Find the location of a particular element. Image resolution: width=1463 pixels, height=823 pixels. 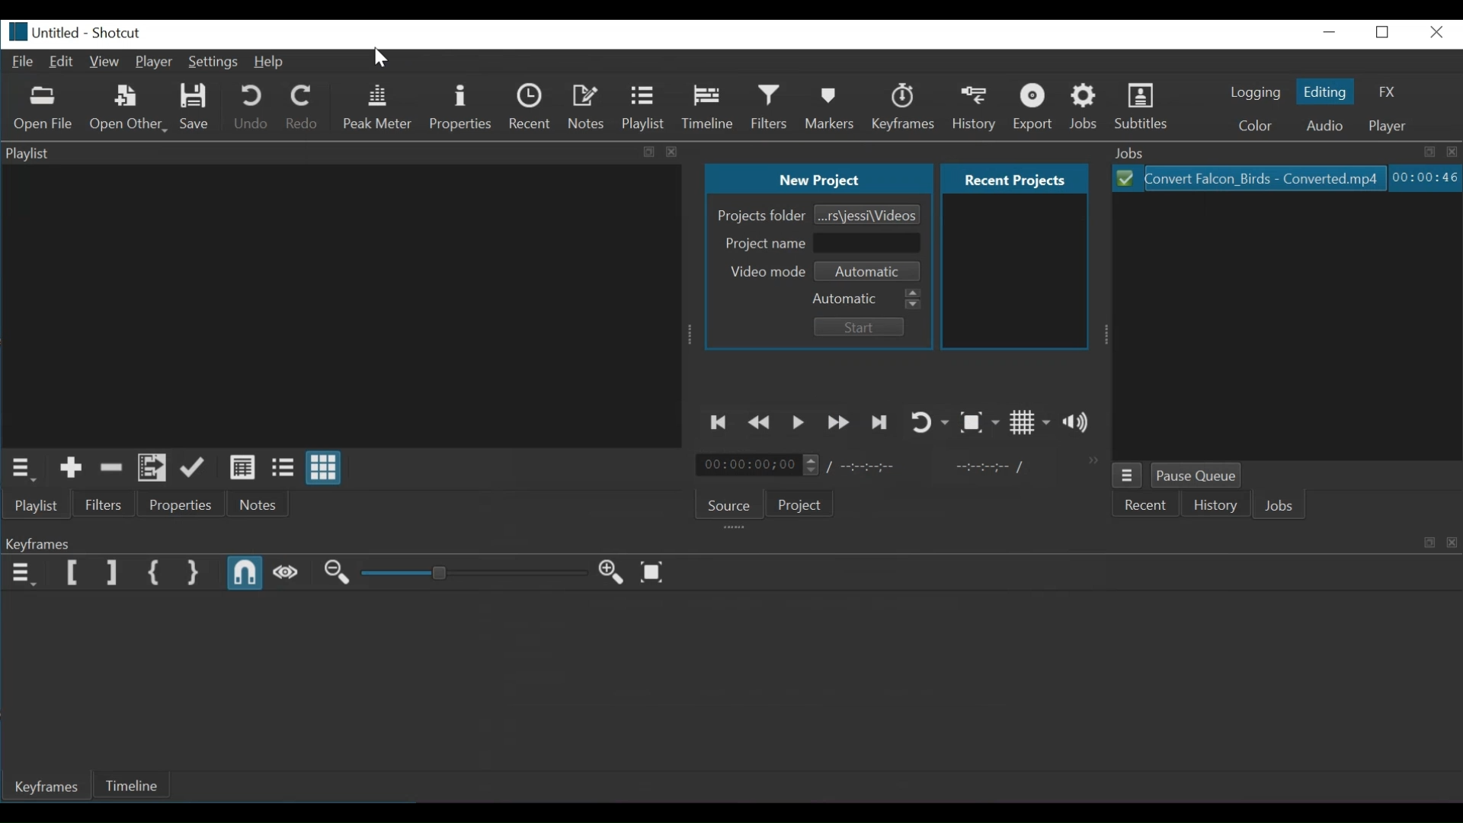

Recent is located at coordinates (532, 107).